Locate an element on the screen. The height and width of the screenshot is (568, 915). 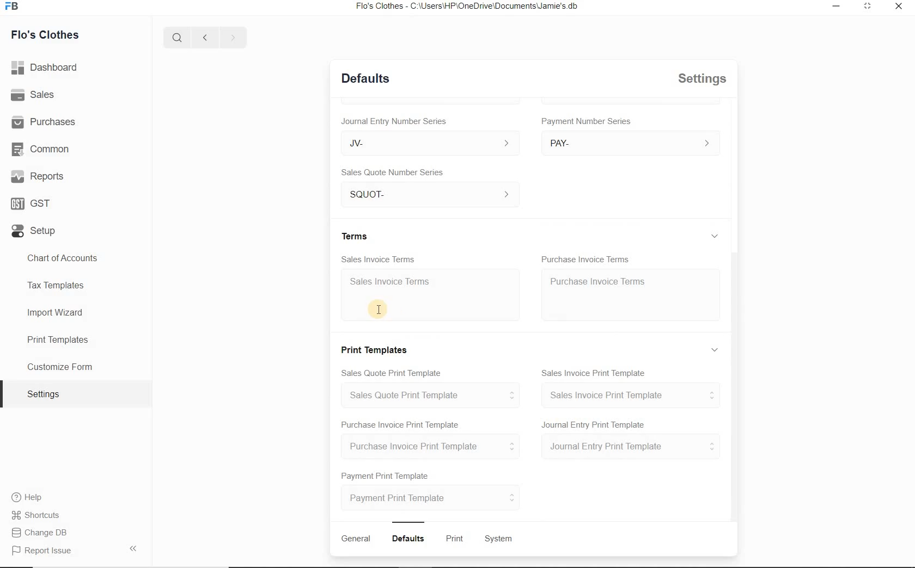
Defaults is located at coordinates (408, 539).